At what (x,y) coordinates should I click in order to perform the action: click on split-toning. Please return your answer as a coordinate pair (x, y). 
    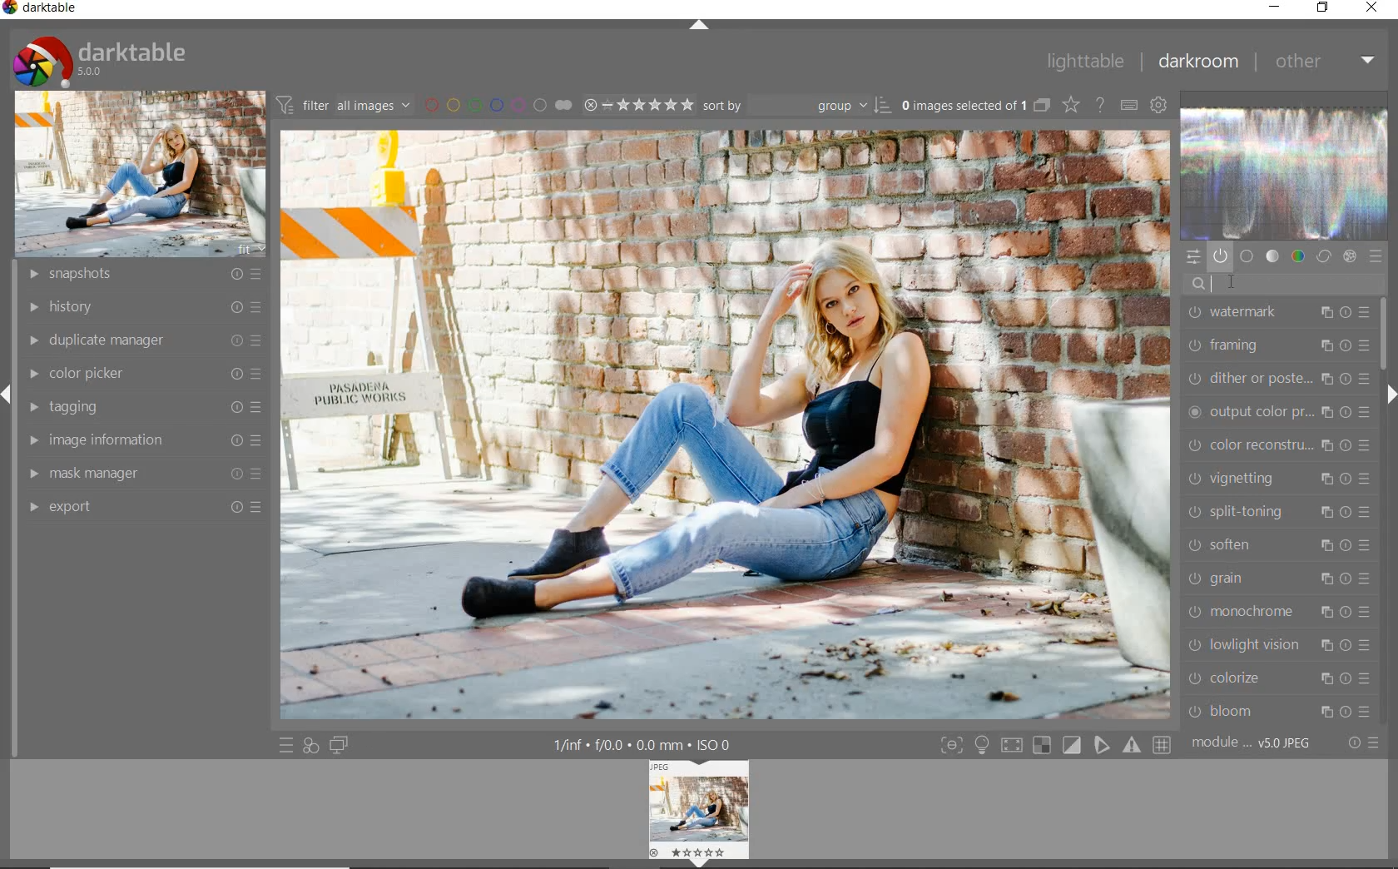
    Looking at the image, I should click on (1277, 514).